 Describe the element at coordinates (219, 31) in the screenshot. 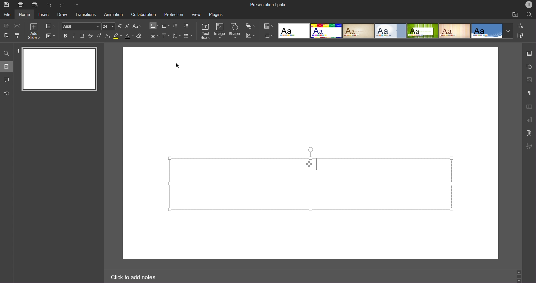

I see `Image` at that location.